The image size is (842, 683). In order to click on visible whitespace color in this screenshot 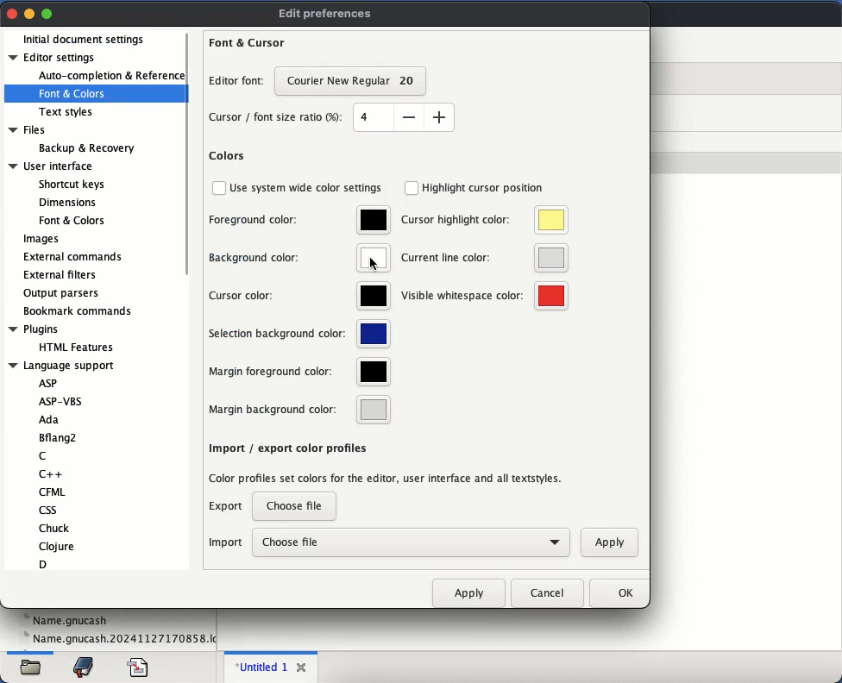, I will do `click(486, 297)`.